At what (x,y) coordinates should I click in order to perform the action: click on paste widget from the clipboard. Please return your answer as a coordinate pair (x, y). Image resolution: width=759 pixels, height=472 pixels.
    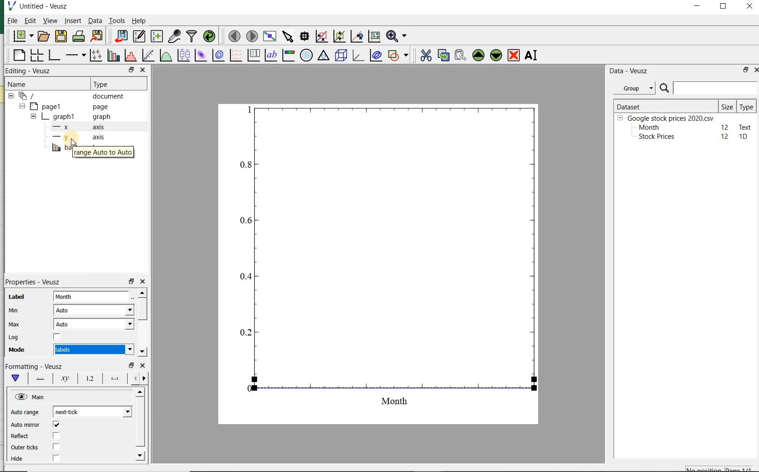
    Looking at the image, I should click on (460, 56).